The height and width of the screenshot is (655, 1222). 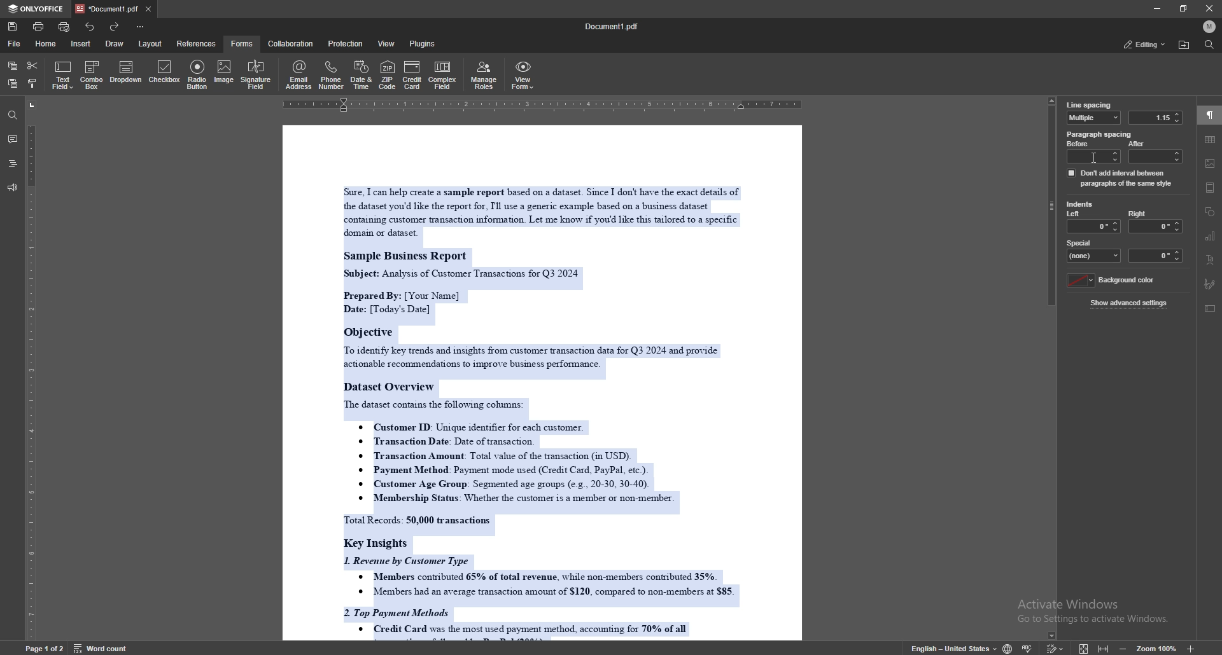 I want to click on close, so click(x=1209, y=8).